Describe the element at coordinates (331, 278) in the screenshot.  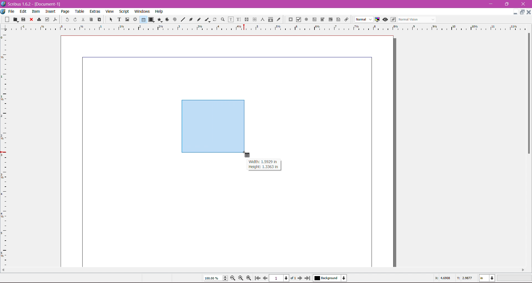
I see `Background` at that location.